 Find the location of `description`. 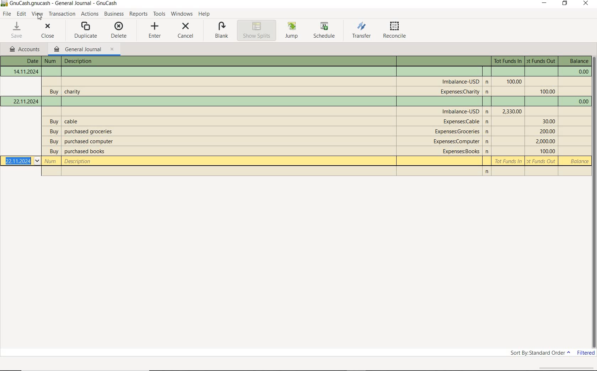

description is located at coordinates (89, 142).